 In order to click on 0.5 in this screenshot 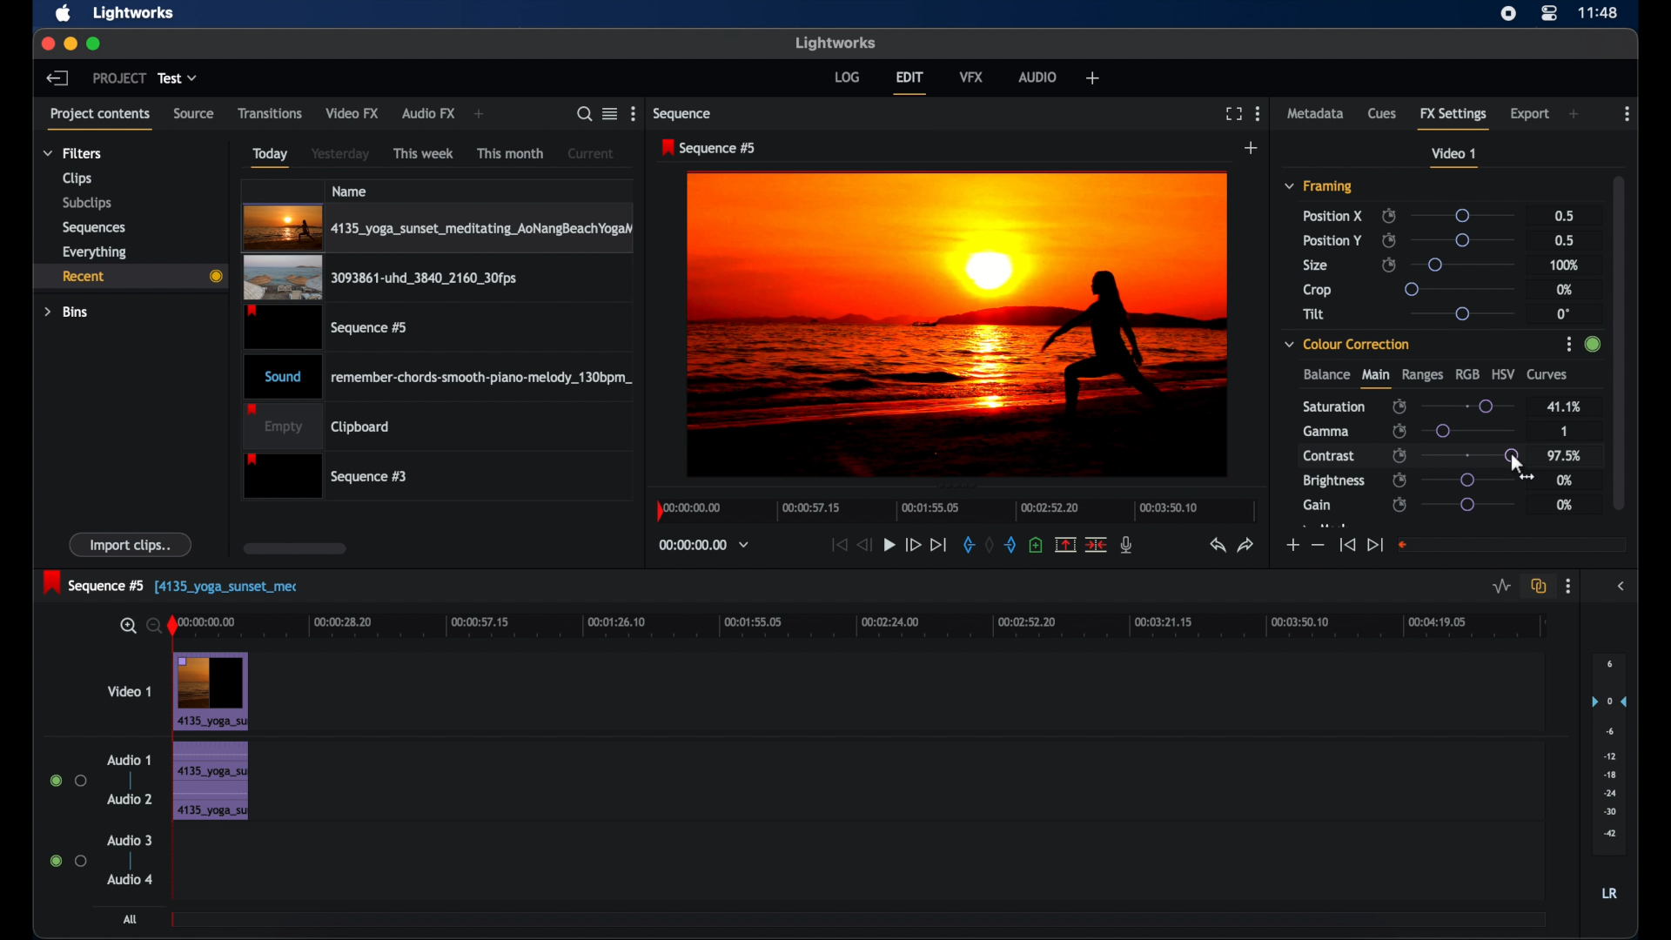, I will do `click(1562, 214)`.